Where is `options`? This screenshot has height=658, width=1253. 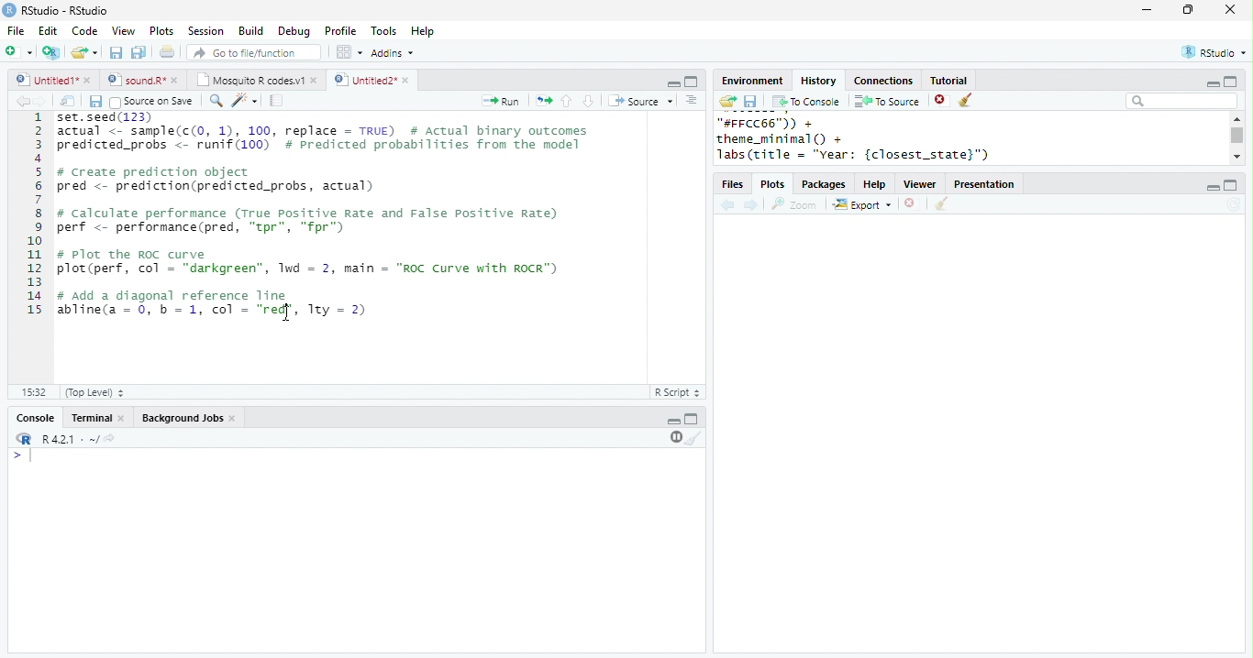
options is located at coordinates (348, 52).